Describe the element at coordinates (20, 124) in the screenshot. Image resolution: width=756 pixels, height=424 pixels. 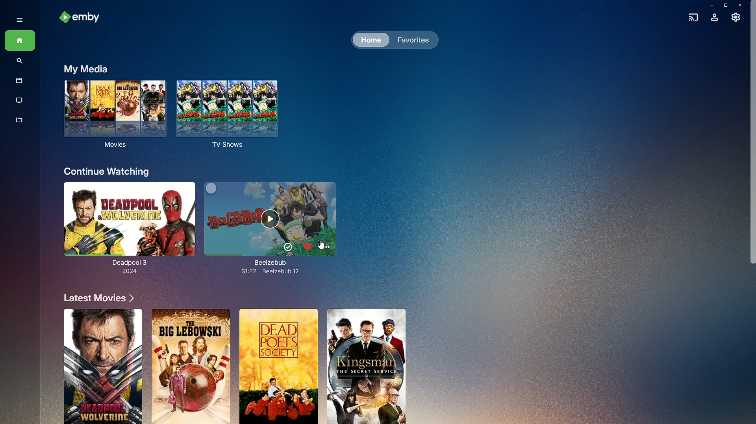
I see `Metadata` at that location.